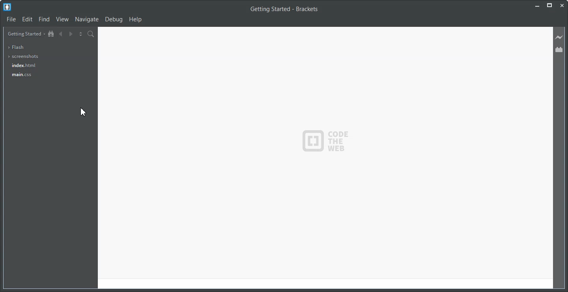 This screenshot has height=292, width=568. What do you see at coordinates (325, 140) in the screenshot?
I see `Logo` at bounding box center [325, 140].